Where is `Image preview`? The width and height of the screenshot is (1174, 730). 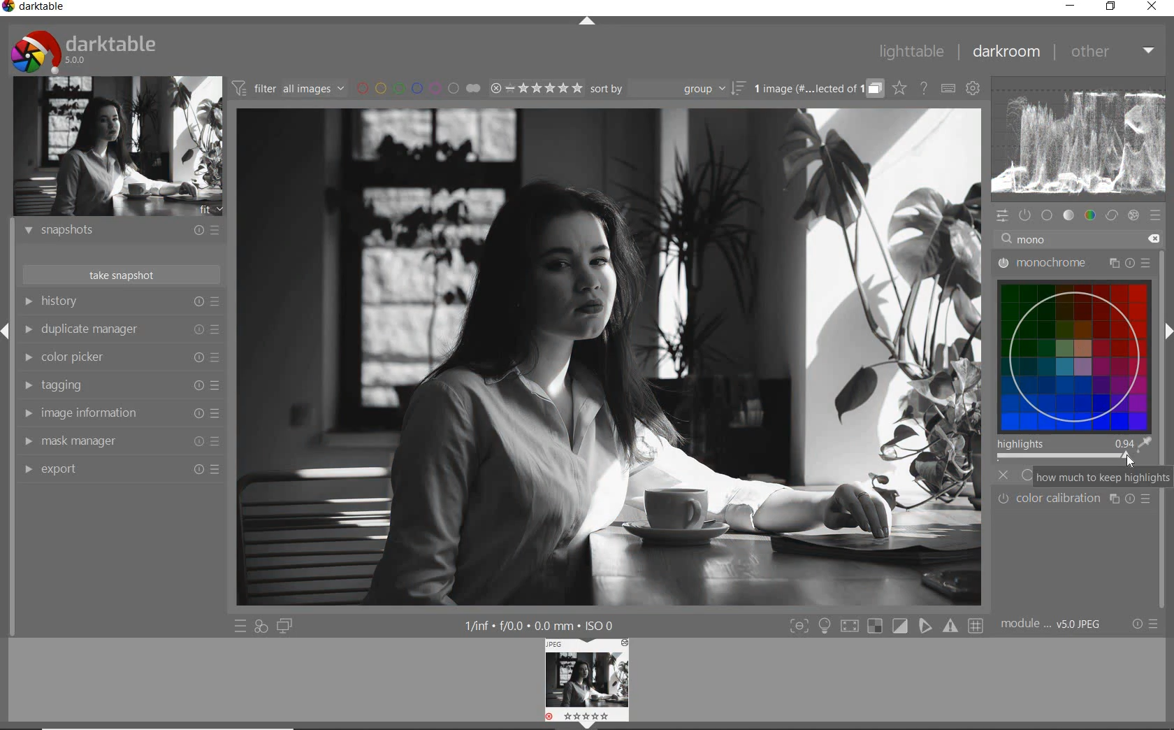
Image preview is located at coordinates (589, 683).